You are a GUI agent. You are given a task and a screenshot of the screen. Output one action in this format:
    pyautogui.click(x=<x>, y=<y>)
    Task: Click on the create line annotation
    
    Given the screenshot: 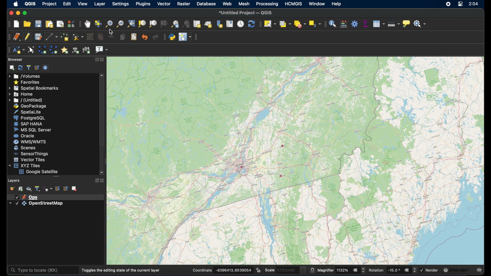 What is the action you would take?
    pyautogui.click(x=53, y=50)
    